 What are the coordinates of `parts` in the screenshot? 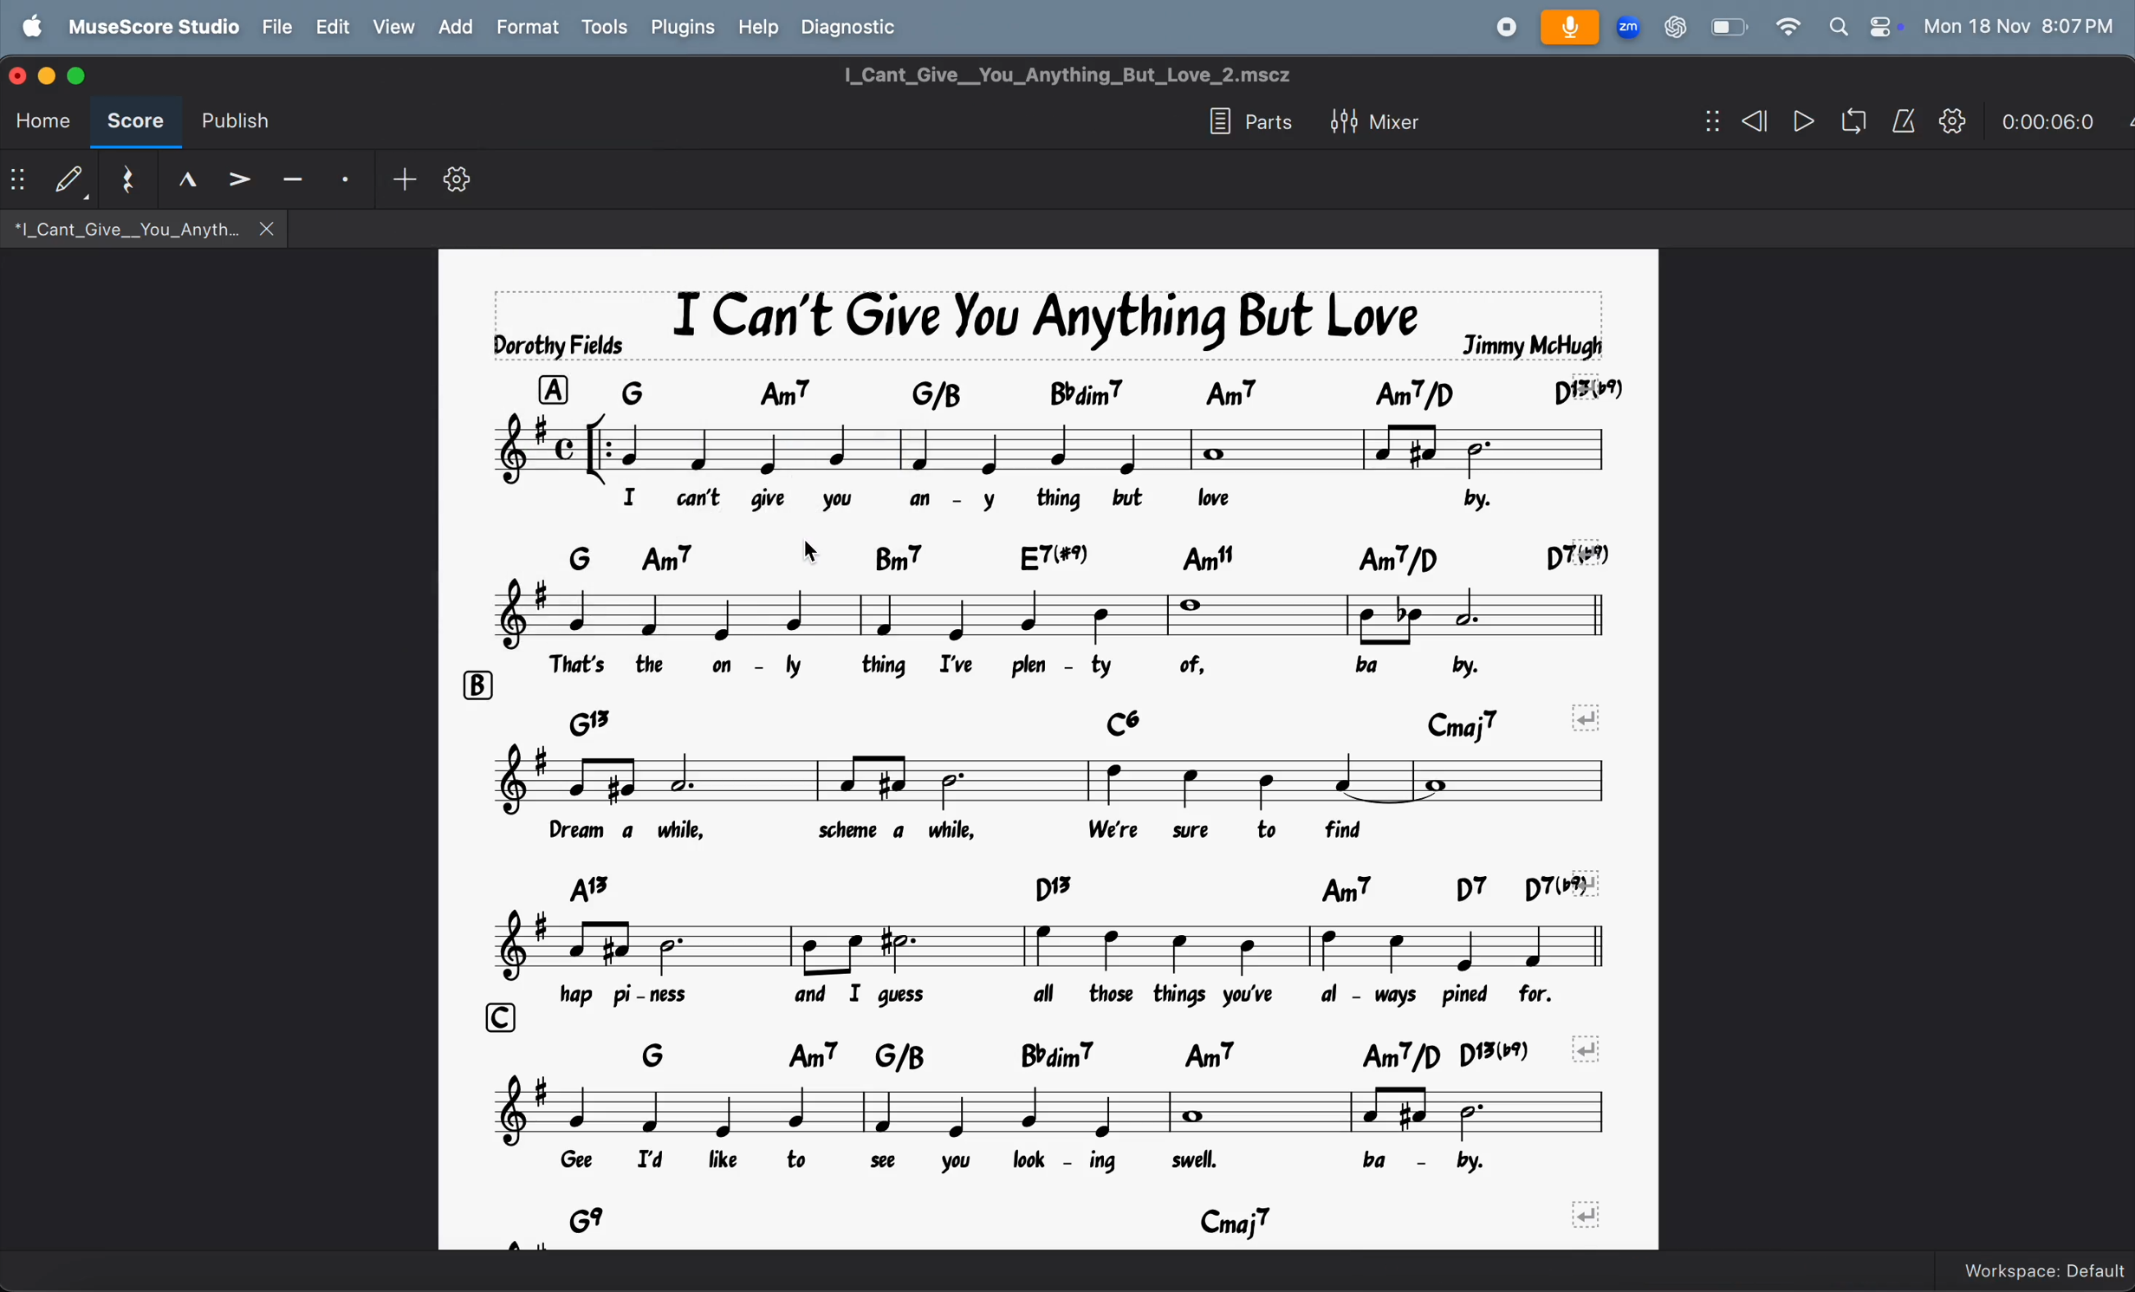 It's located at (1254, 121).